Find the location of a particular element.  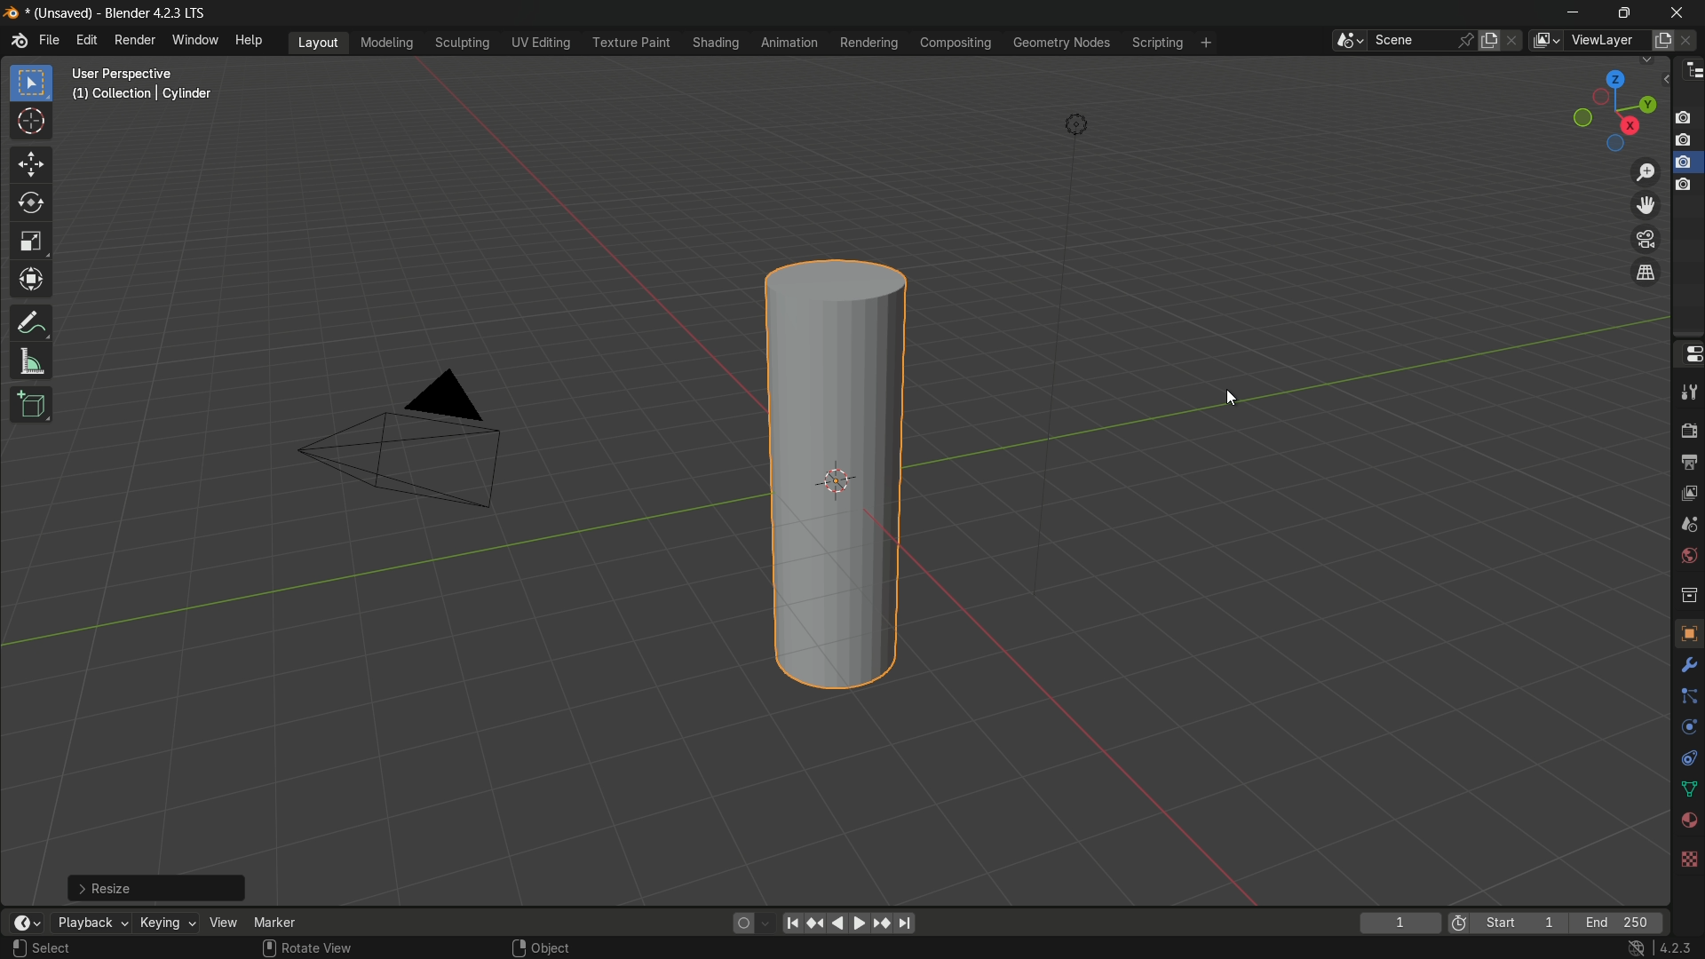

playback is located at coordinates (90, 923).